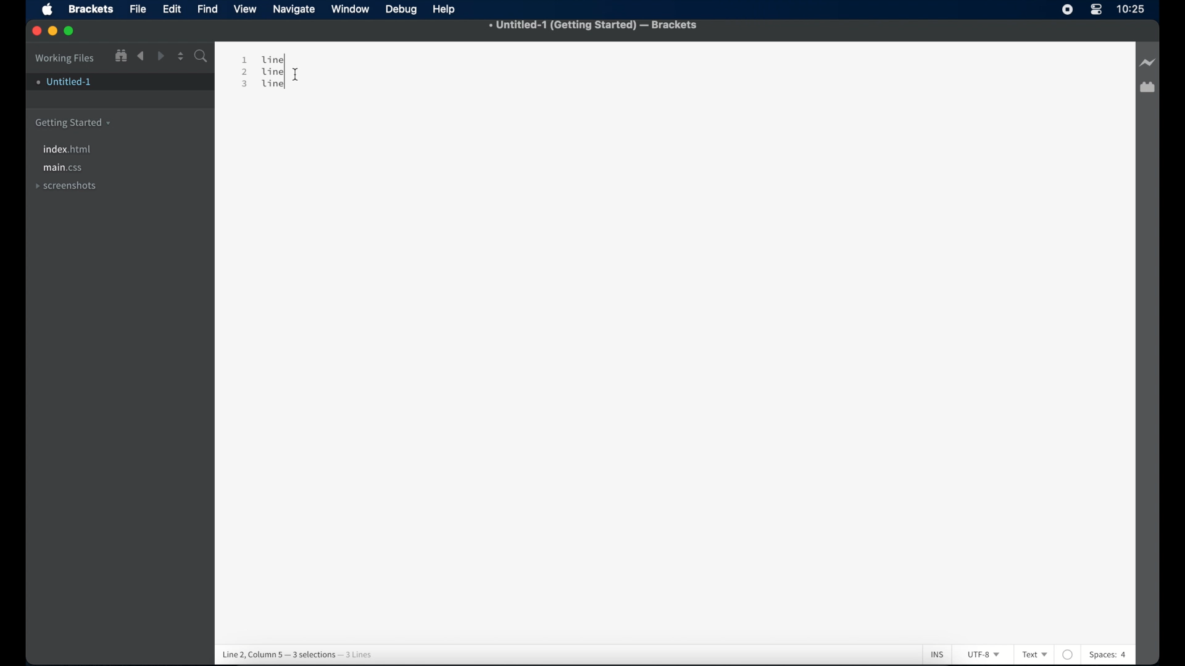 Image resolution: width=1185 pixels, height=666 pixels. What do you see at coordinates (138, 9) in the screenshot?
I see `file` at bounding box center [138, 9].